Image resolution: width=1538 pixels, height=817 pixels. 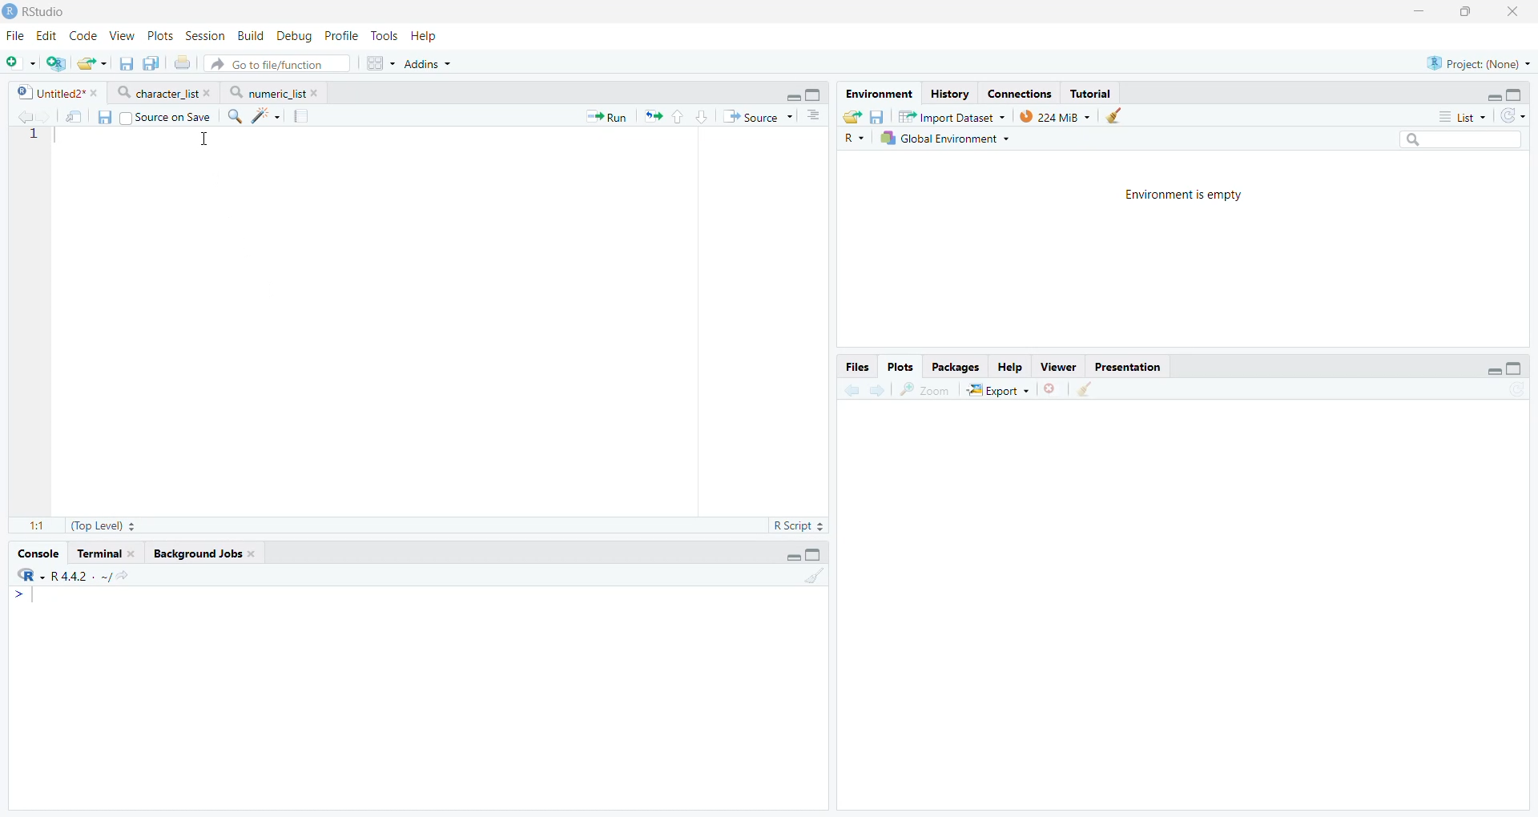 I want to click on Go to next plot, so click(x=880, y=388).